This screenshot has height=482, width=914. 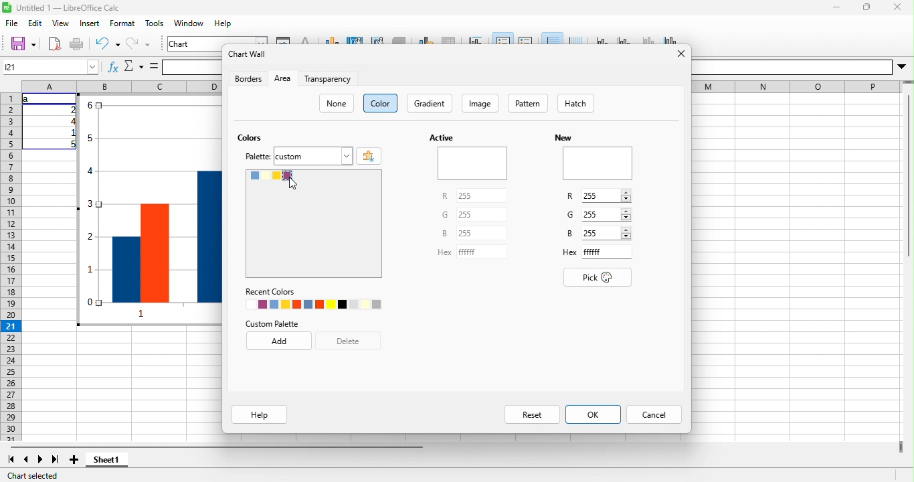 What do you see at coordinates (192, 68) in the screenshot?
I see `formula bar` at bounding box center [192, 68].